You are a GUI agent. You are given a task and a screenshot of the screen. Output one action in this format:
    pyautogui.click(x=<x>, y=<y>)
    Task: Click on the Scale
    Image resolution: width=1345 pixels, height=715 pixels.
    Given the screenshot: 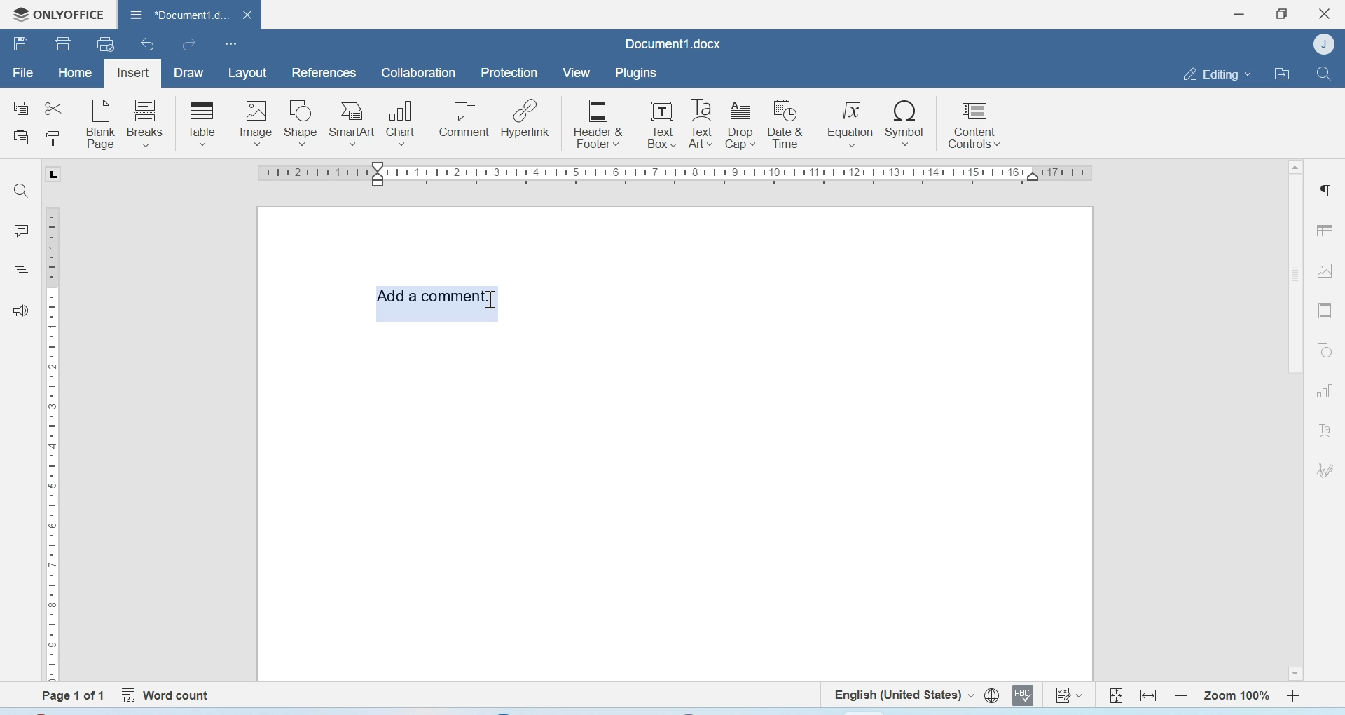 What is the action you would take?
    pyautogui.click(x=55, y=442)
    